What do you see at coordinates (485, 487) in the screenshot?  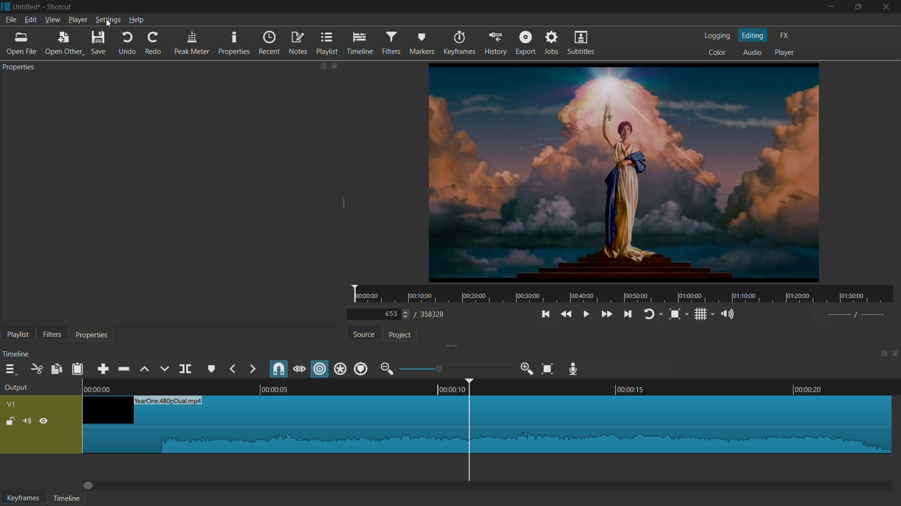 I see `Dragbar` at bounding box center [485, 487].